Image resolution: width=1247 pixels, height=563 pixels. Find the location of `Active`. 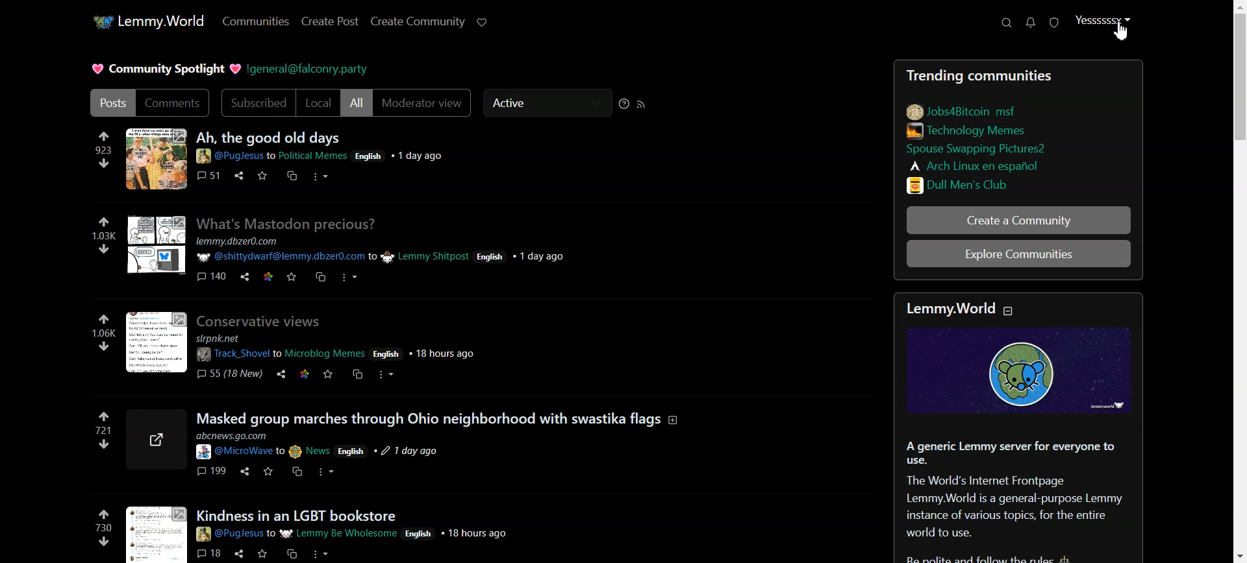

Active is located at coordinates (546, 104).